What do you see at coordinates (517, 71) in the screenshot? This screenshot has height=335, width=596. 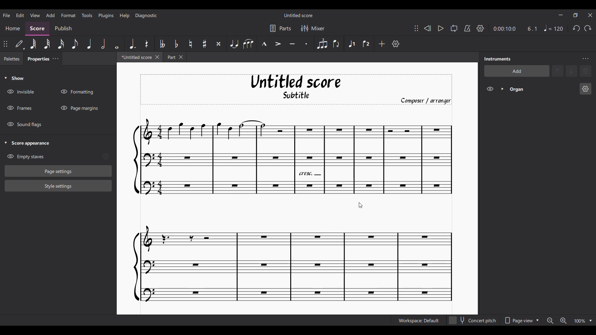 I see `Add instrument` at bounding box center [517, 71].